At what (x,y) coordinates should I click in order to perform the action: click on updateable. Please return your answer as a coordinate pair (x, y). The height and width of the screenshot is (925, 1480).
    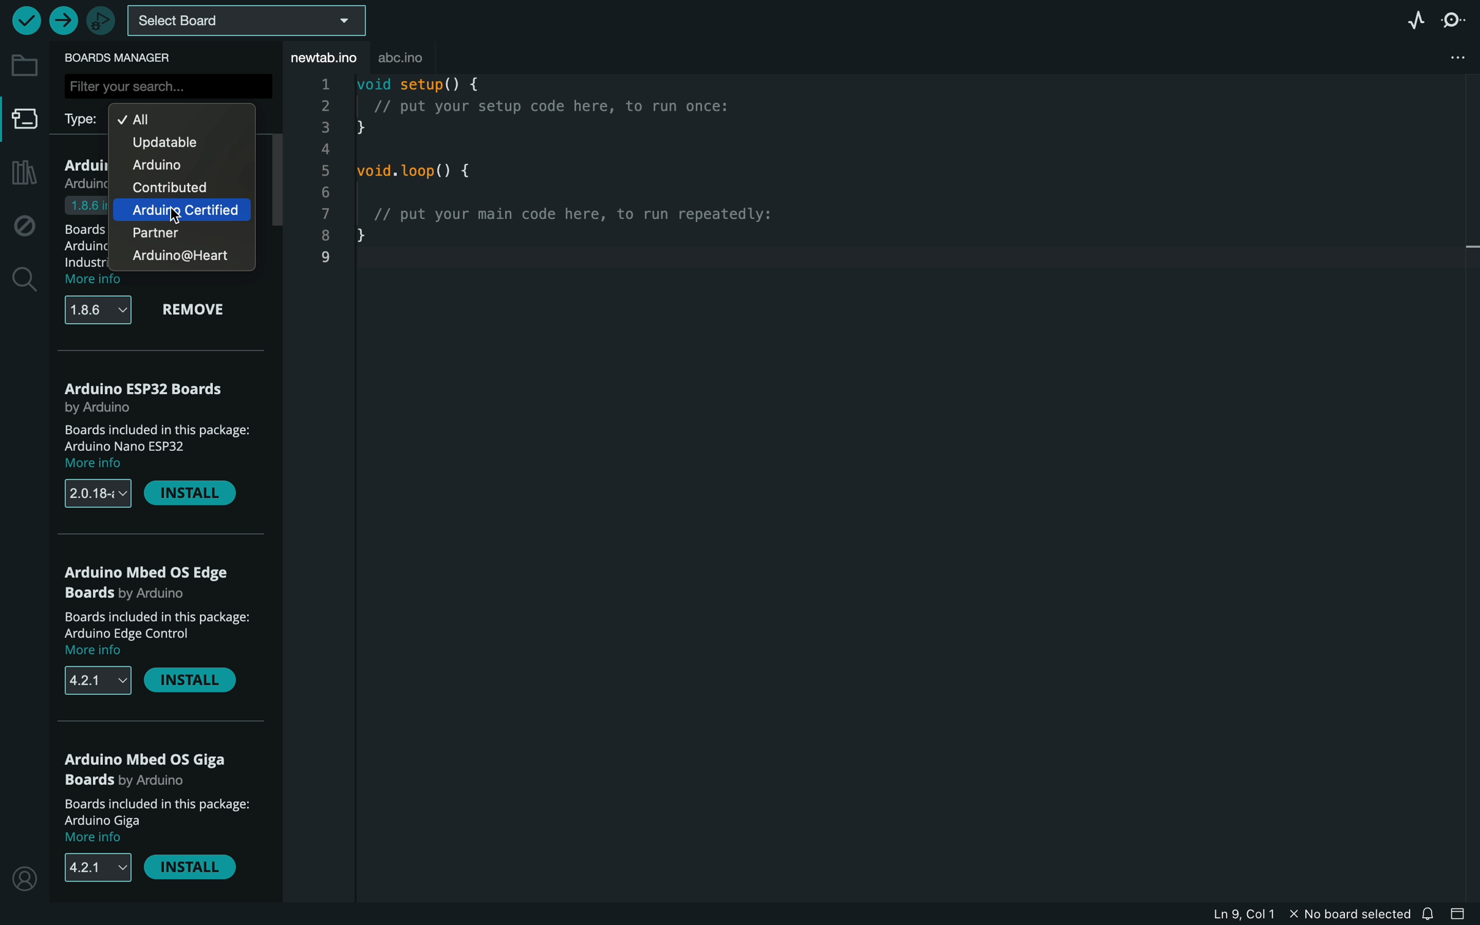
    Looking at the image, I should click on (176, 142).